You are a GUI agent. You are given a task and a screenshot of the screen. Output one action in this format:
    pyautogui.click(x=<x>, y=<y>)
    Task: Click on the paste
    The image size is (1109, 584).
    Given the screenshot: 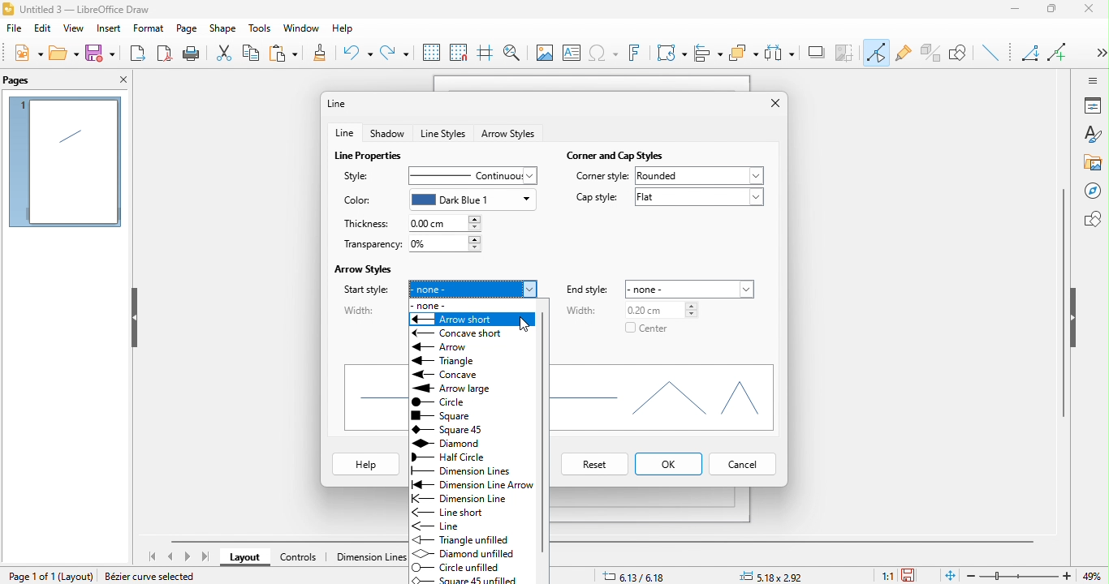 What is the action you would take?
    pyautogui.click(x=288, y=54)
    